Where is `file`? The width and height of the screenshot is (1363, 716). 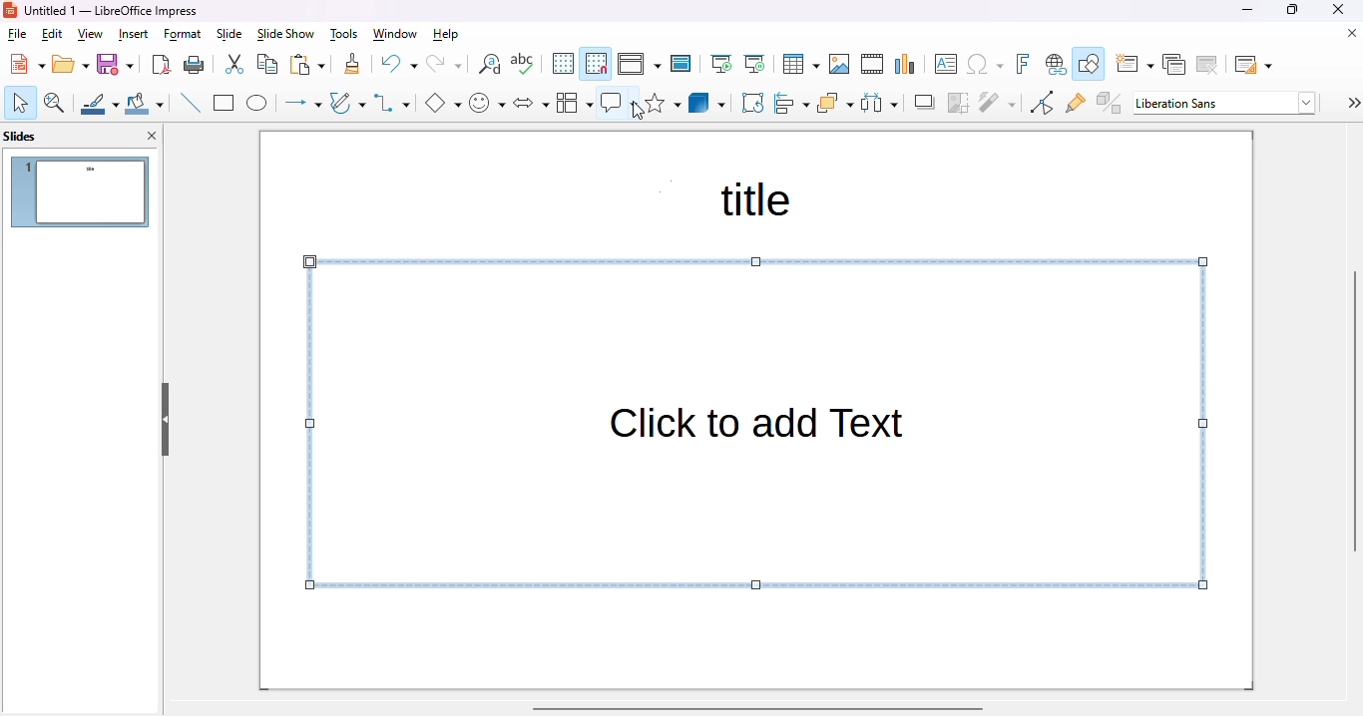 file is located at coordinates (17, 34).